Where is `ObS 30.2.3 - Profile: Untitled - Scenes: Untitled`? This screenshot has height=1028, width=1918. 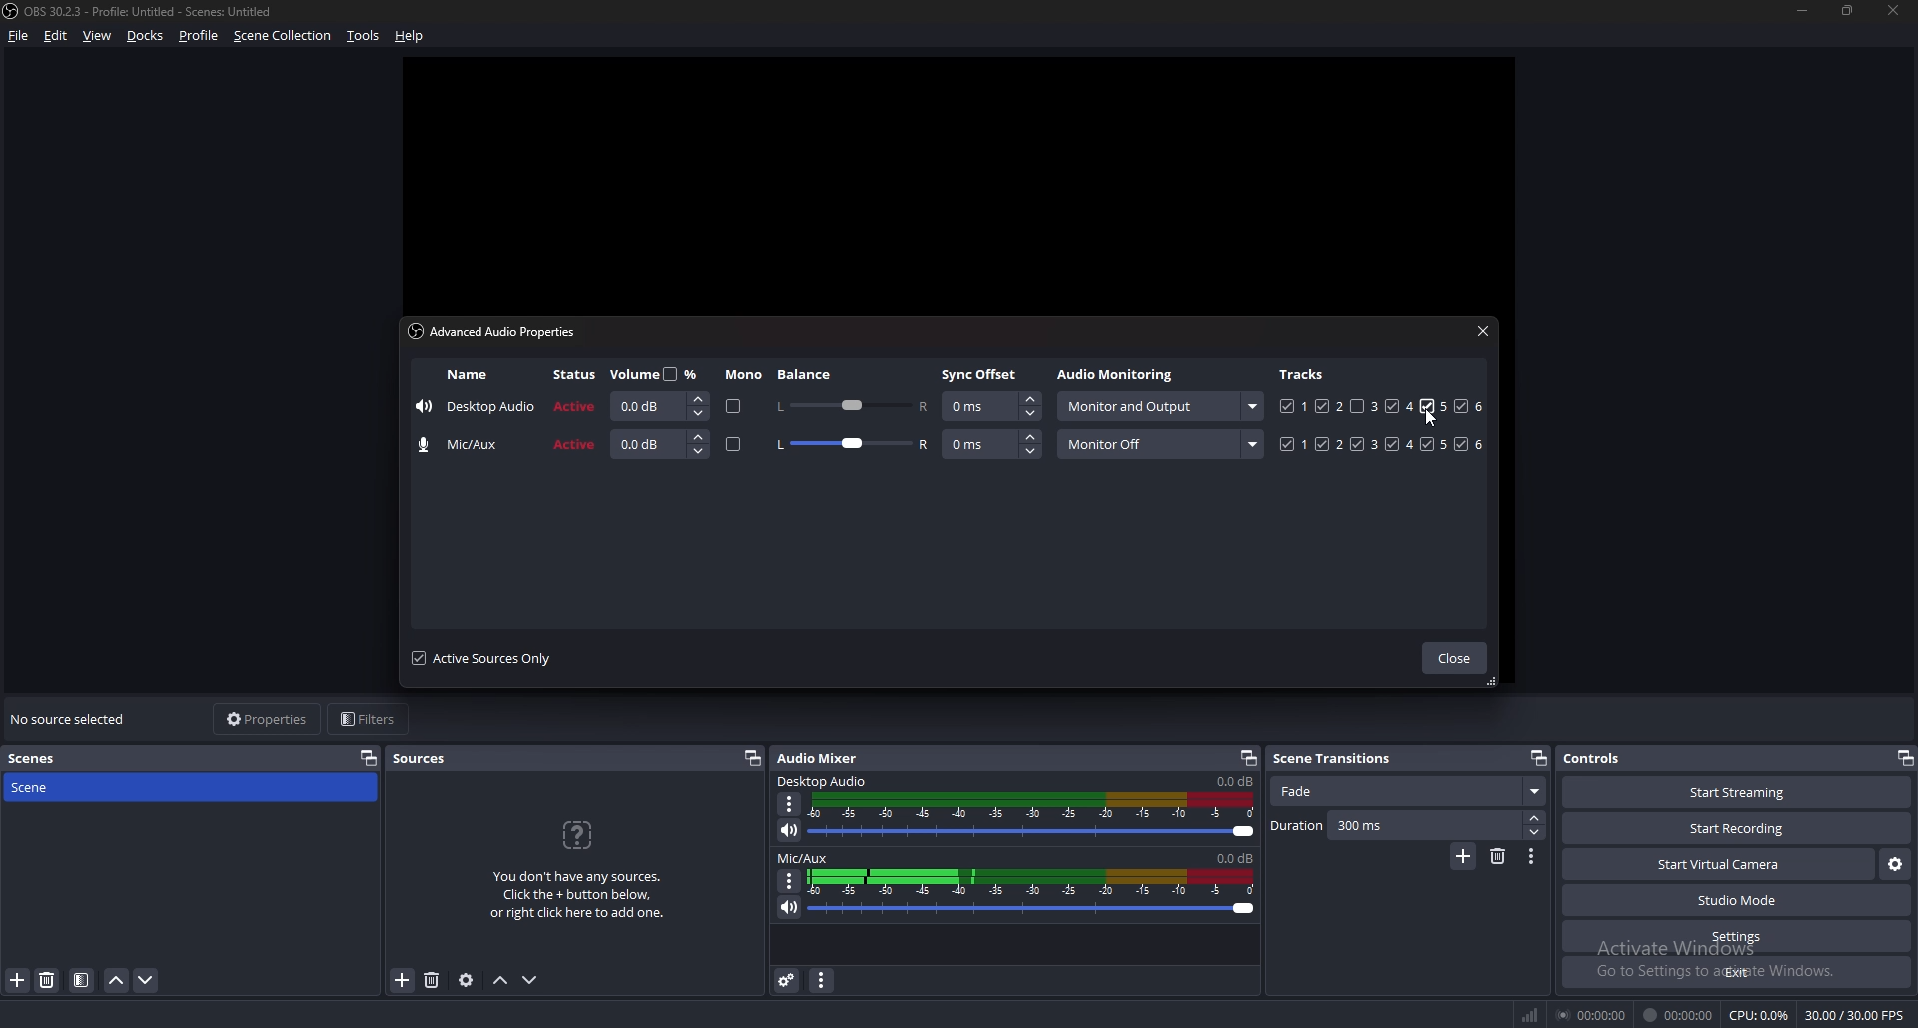 ObS 30.2.3 - Profile: Untitled - Scenes: Untitled is located at coordinates (158, 8).